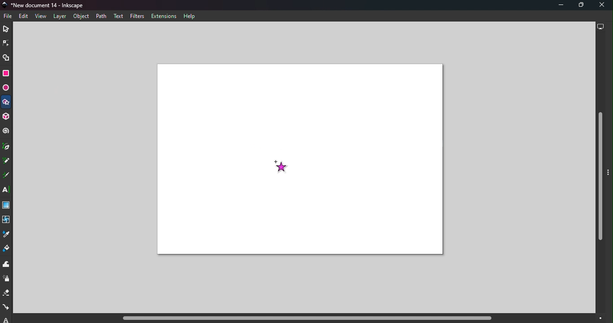 The image size is (613, 323). I want to click on Eraser tool, so click(6, 295).